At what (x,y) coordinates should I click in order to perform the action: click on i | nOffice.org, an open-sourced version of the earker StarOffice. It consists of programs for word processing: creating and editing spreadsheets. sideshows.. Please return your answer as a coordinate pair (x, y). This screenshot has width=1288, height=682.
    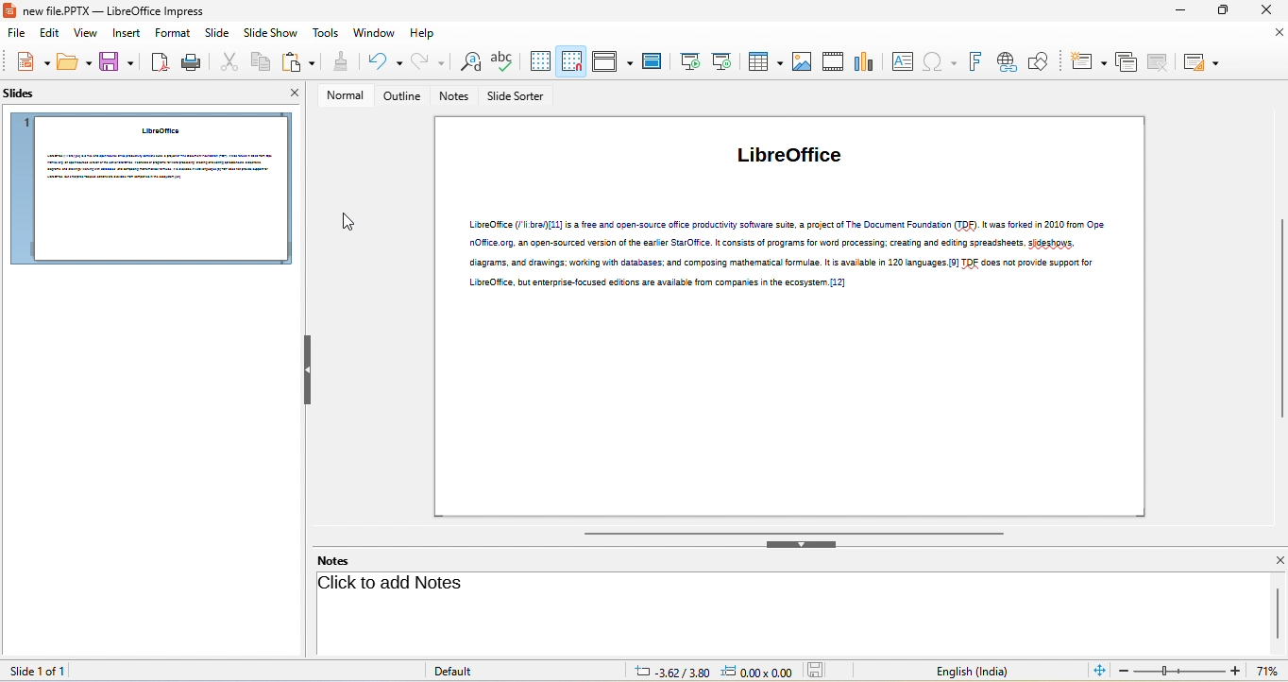
    Looking at the image, I should click on (784, 243).